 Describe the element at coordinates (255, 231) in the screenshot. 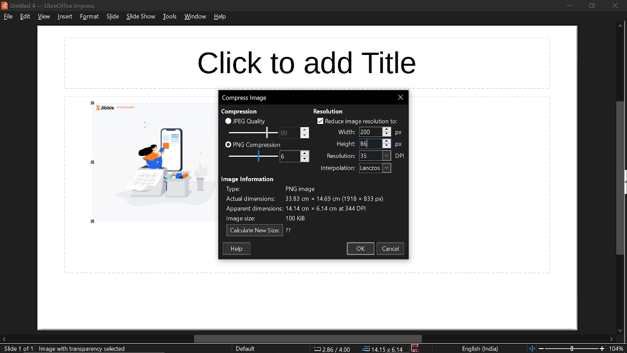

I see `calculate new size` at that location.